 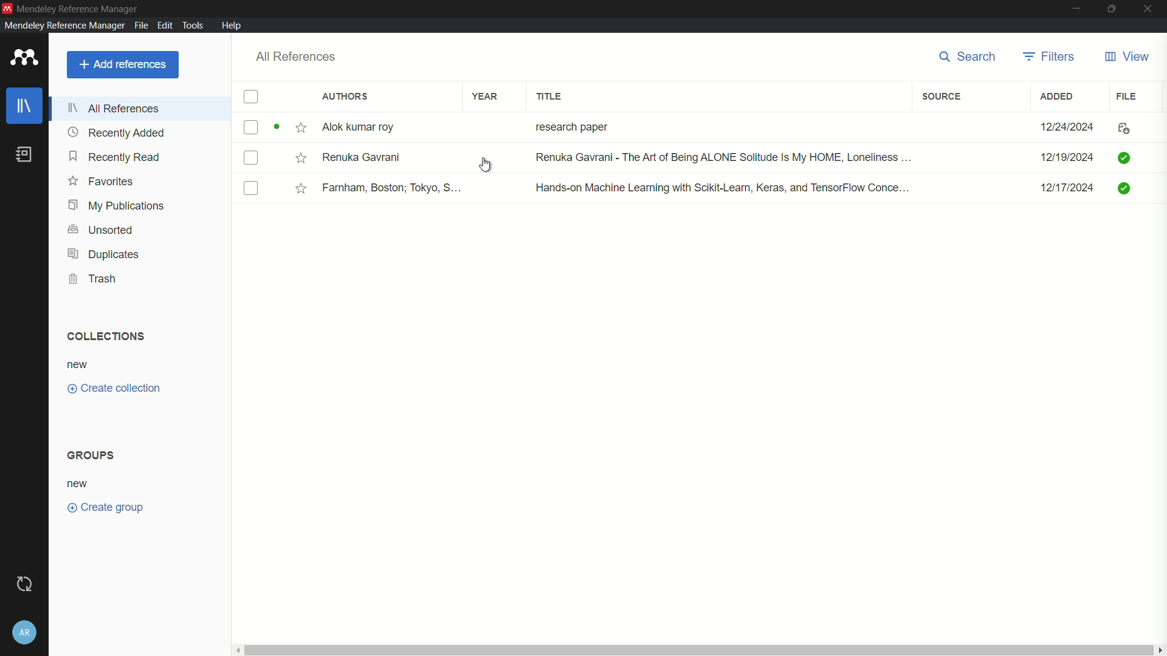 What do you see at coordinates (1050, 56) in the screenshot?
I see `filters` at bounding box center [1050, 56].